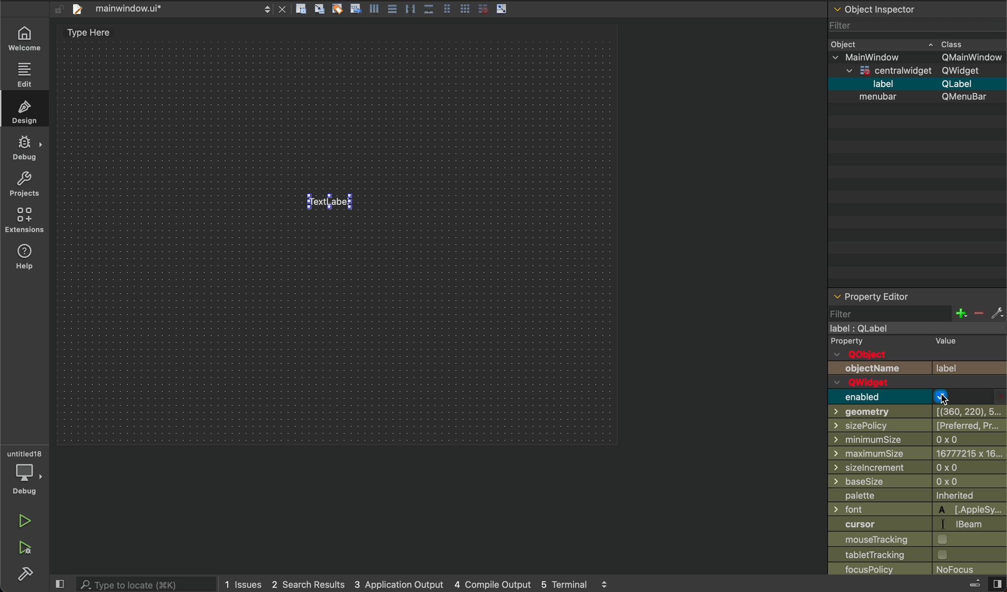 Image resolution: width=1007 pixels, height=592 pixels. I want to click on label, so click(961, 368).